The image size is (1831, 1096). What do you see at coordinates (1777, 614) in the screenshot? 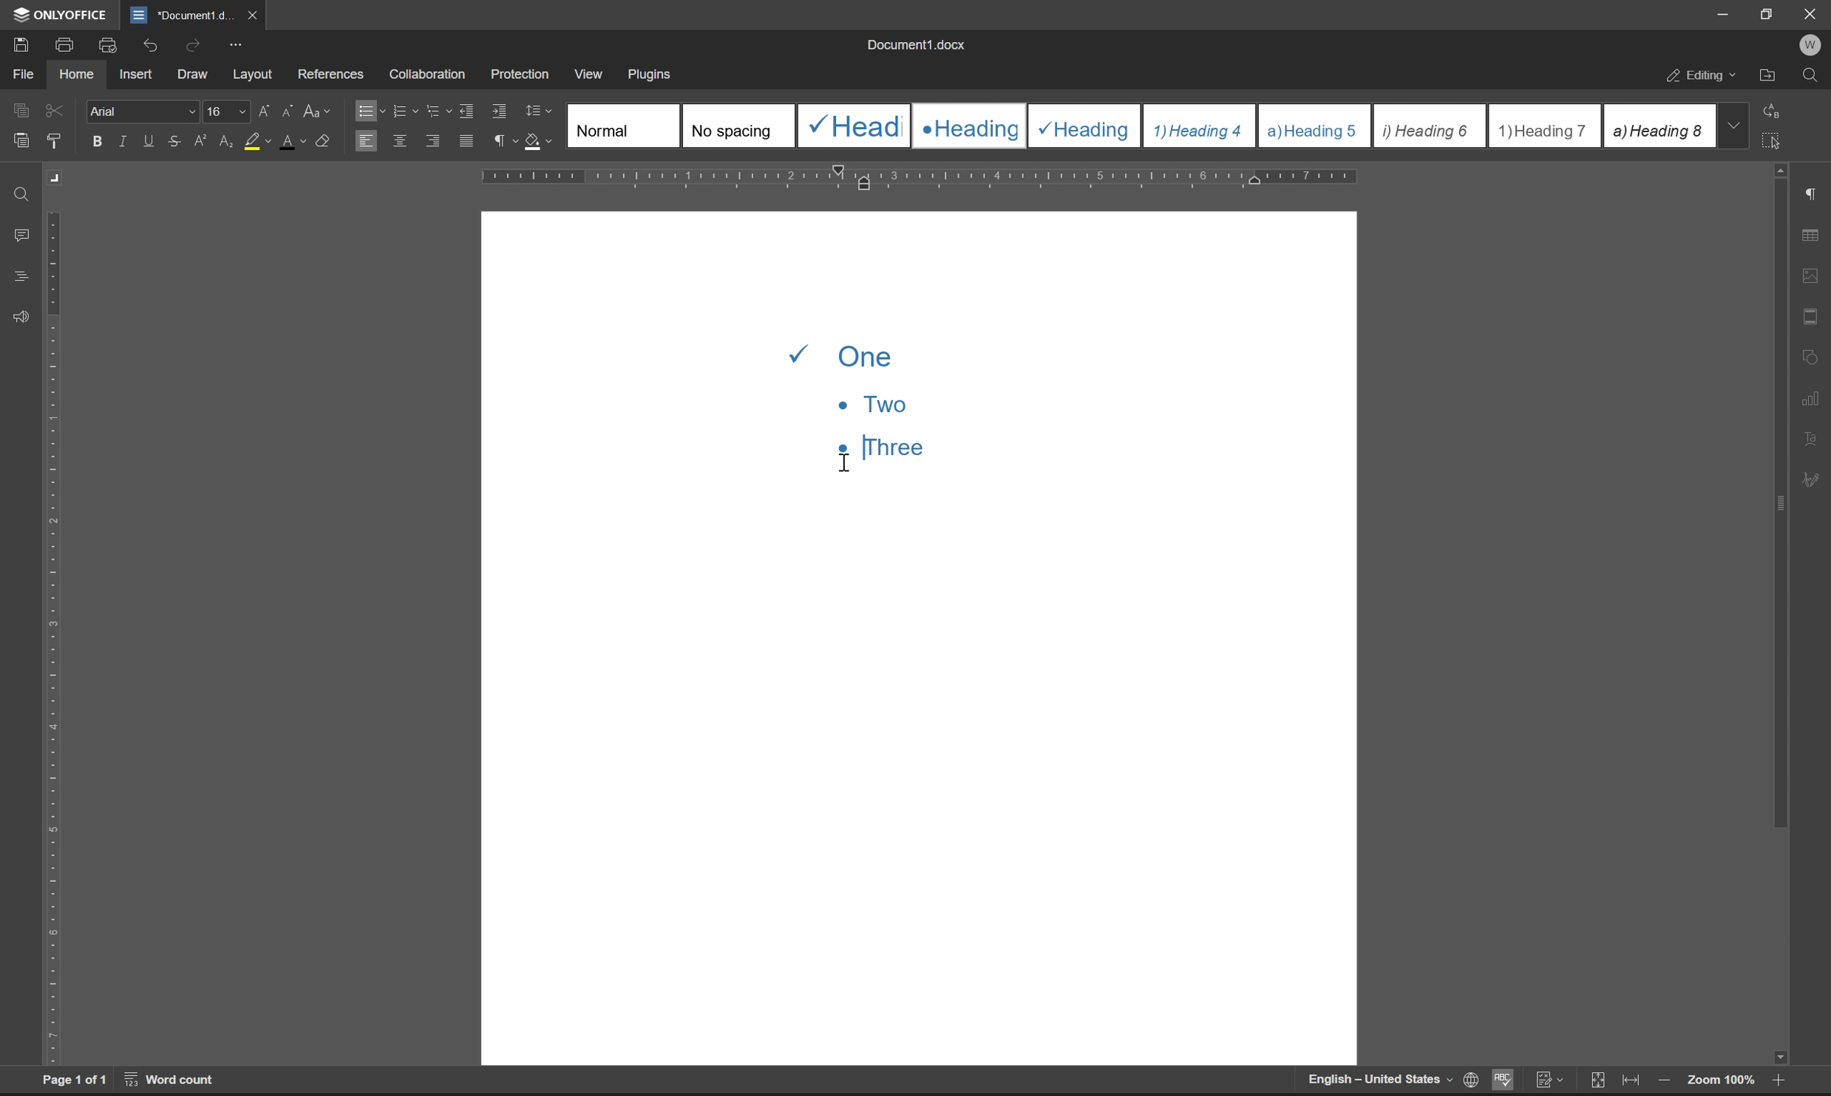
I see `scroll bar` at bounding box center [1777, 614].